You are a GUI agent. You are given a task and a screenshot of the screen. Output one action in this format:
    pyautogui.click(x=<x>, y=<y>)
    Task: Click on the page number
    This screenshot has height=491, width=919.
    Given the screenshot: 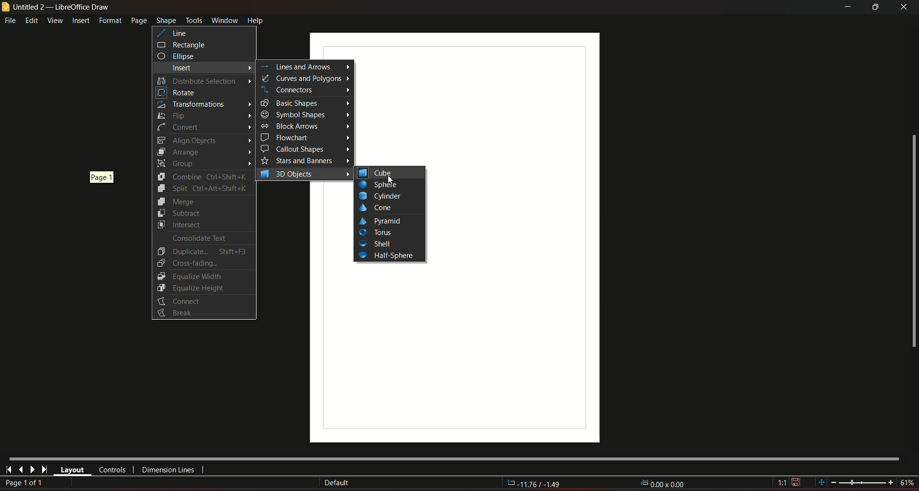 What is the action you would take?
    pyautogui.click(x=26, y=483)
    